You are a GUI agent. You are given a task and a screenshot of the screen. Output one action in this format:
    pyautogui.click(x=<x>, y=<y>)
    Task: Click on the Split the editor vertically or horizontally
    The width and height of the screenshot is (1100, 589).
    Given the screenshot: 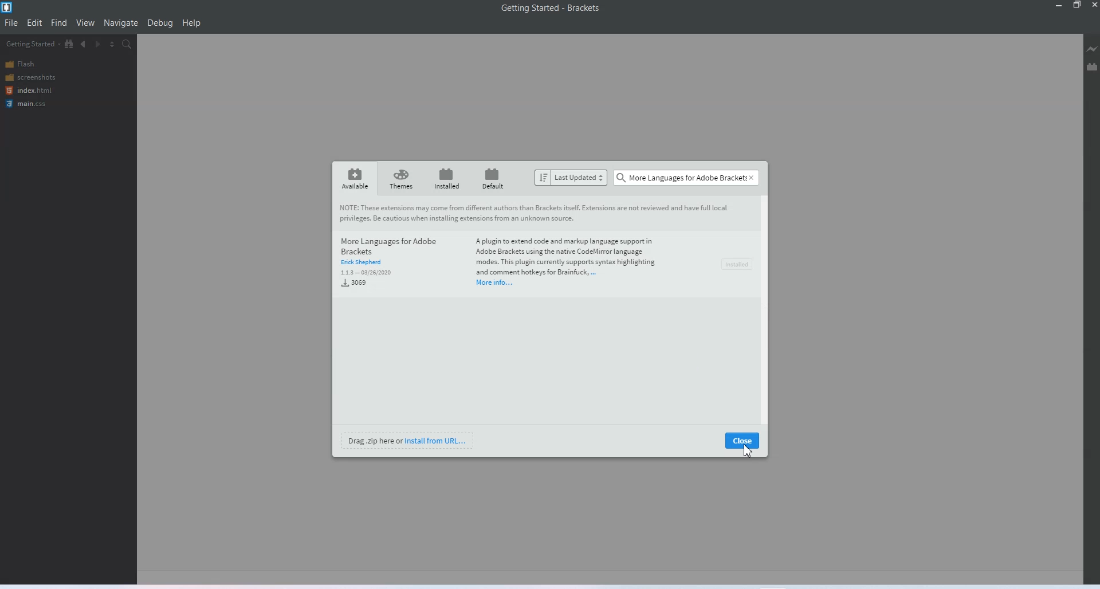 What is the action you would take?
    pyautogui.click(x=112, y=45)
    